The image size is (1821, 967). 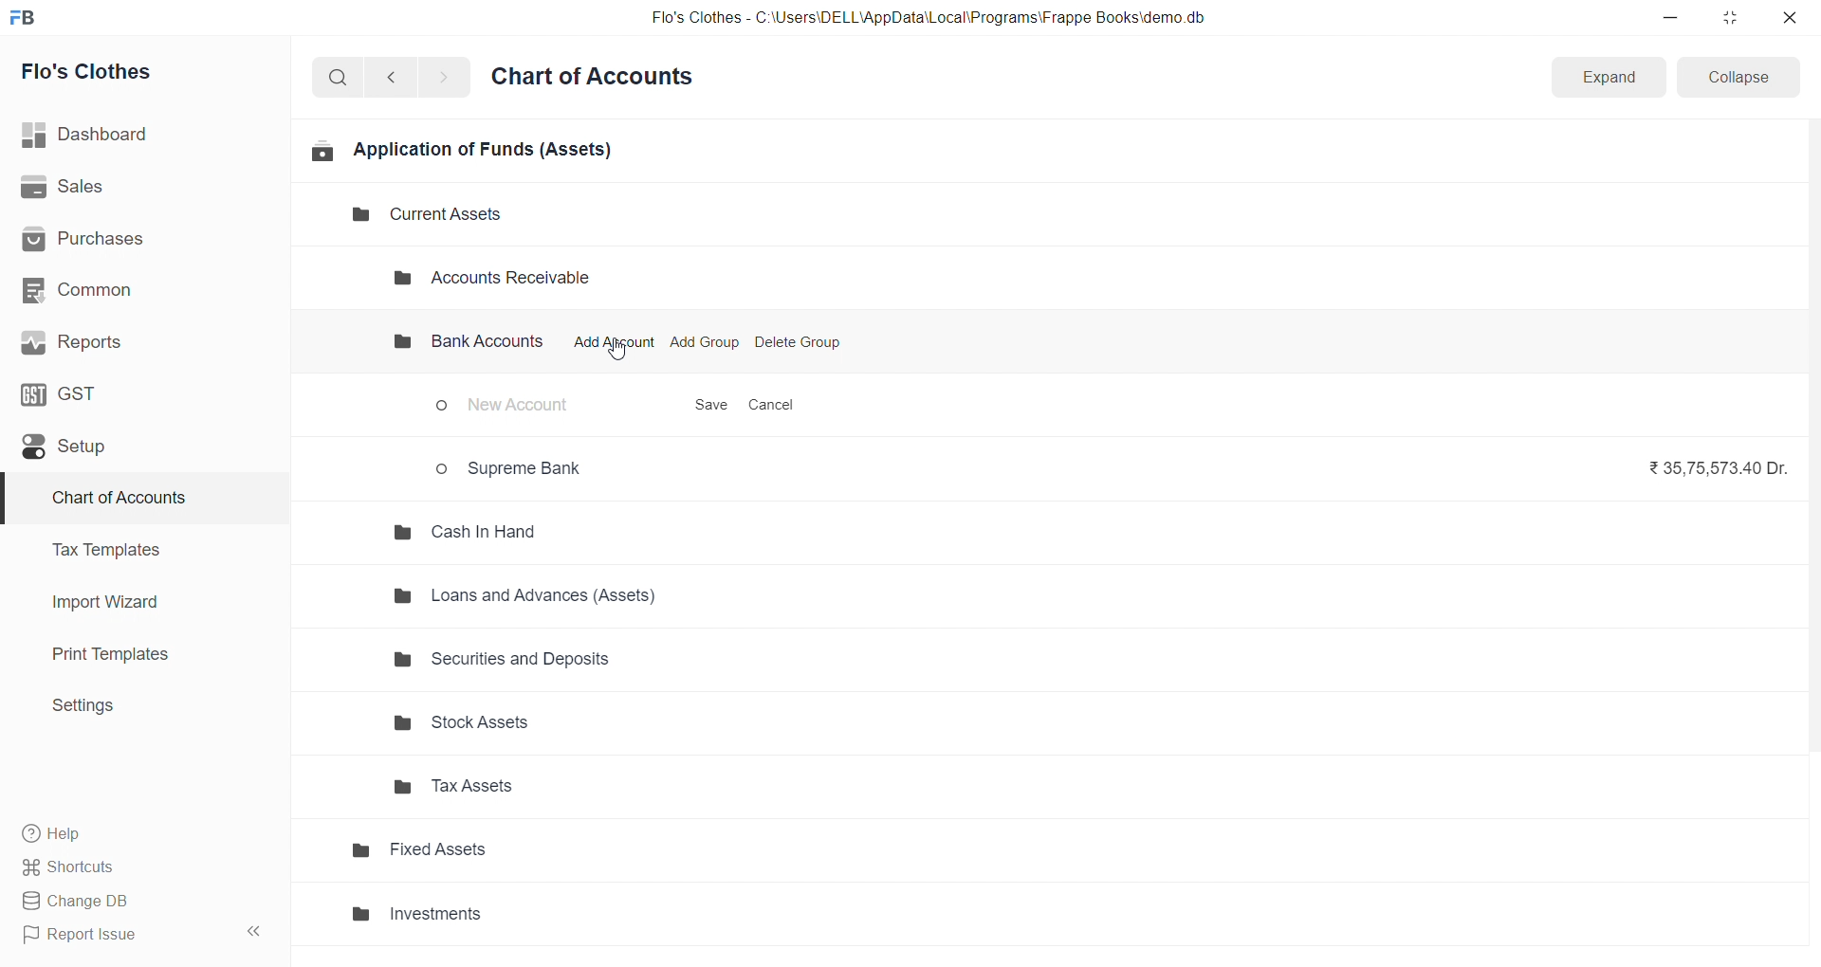 I want to click on Cancel, so click(x=772, y=406).